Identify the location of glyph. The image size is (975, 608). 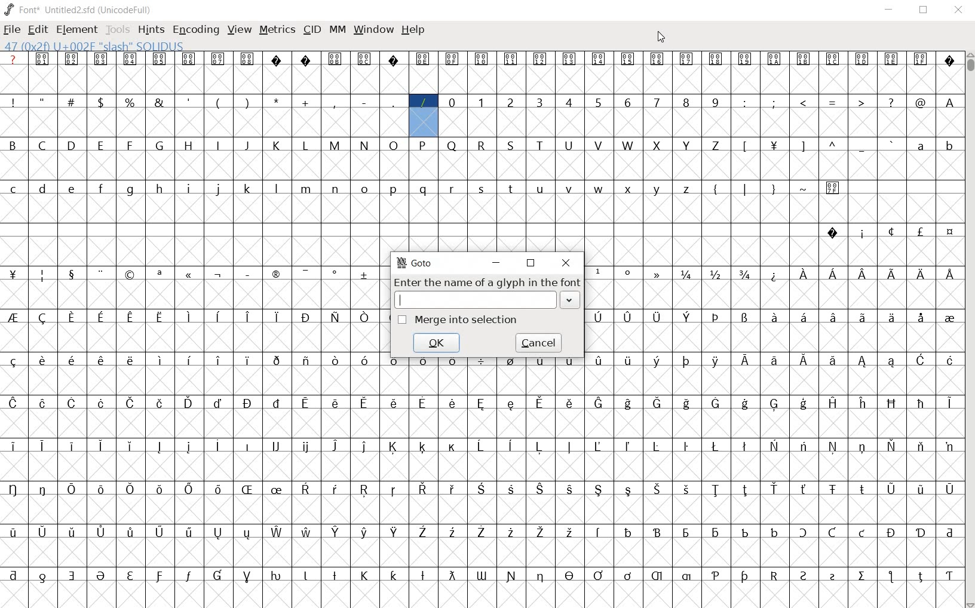
(629, 190).